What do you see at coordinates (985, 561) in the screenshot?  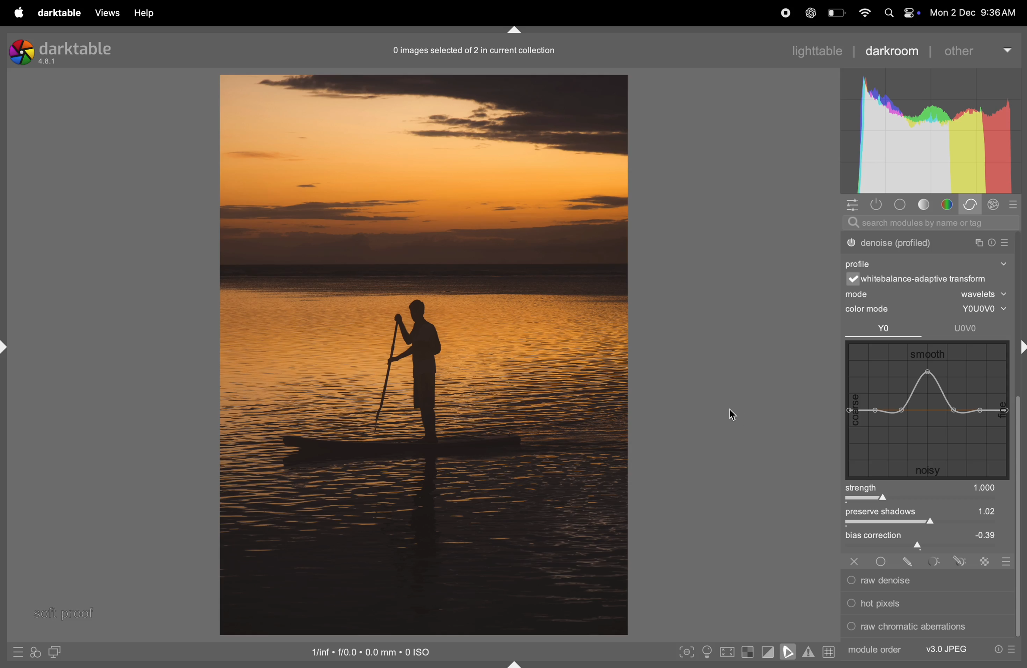 I see `sign` at bounding box center [985, 561].